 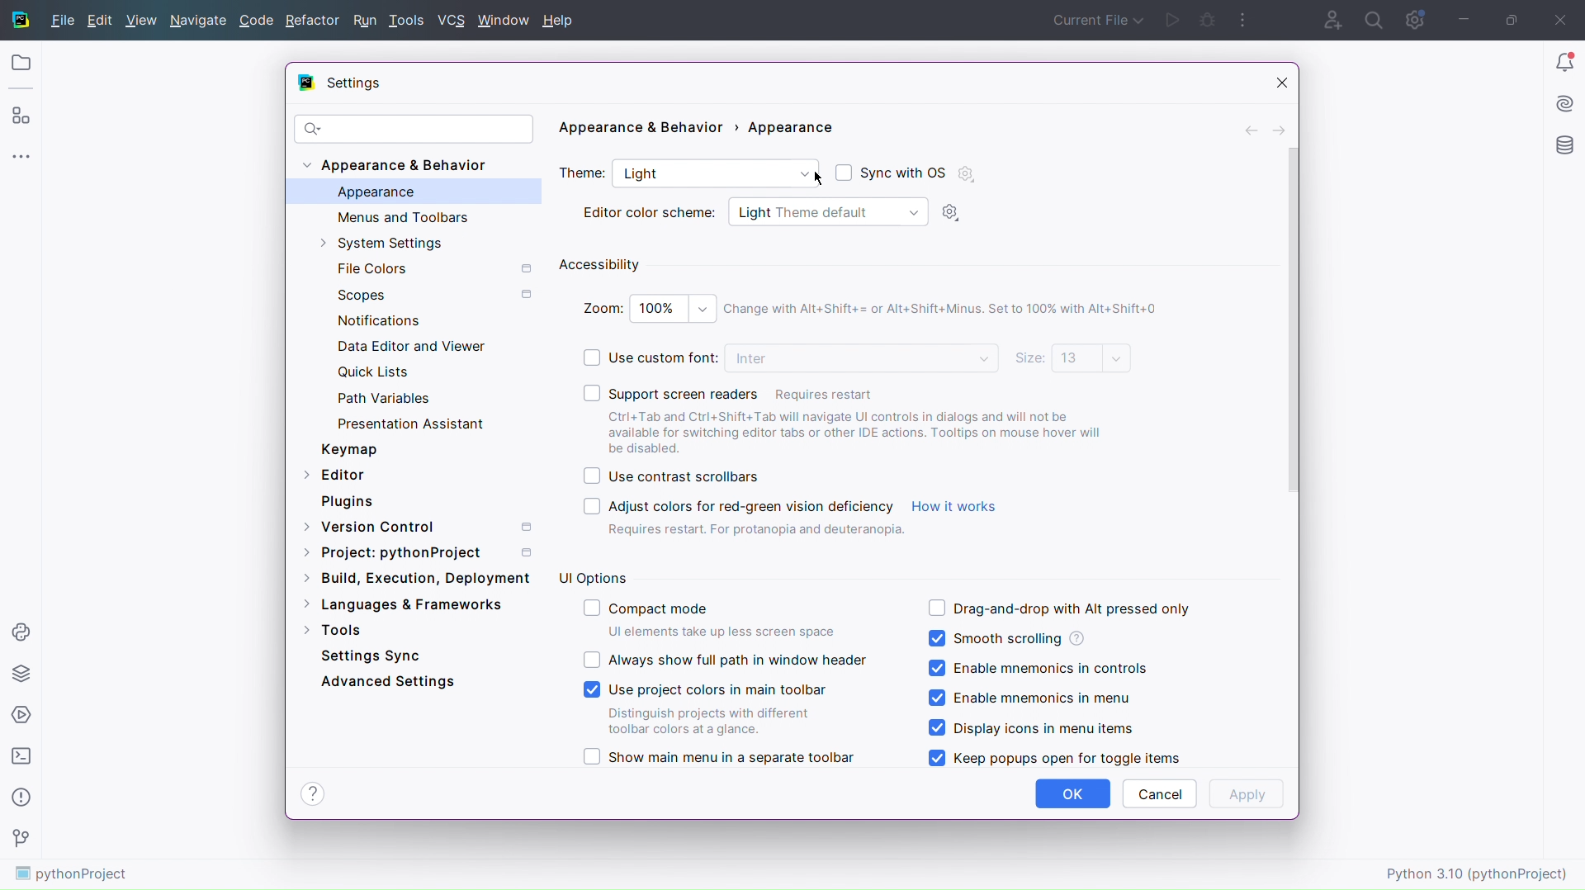 What do you see at coordinates (966, 173) in the screenshot?
I see `Os settings` at bounding box center [966, 173].